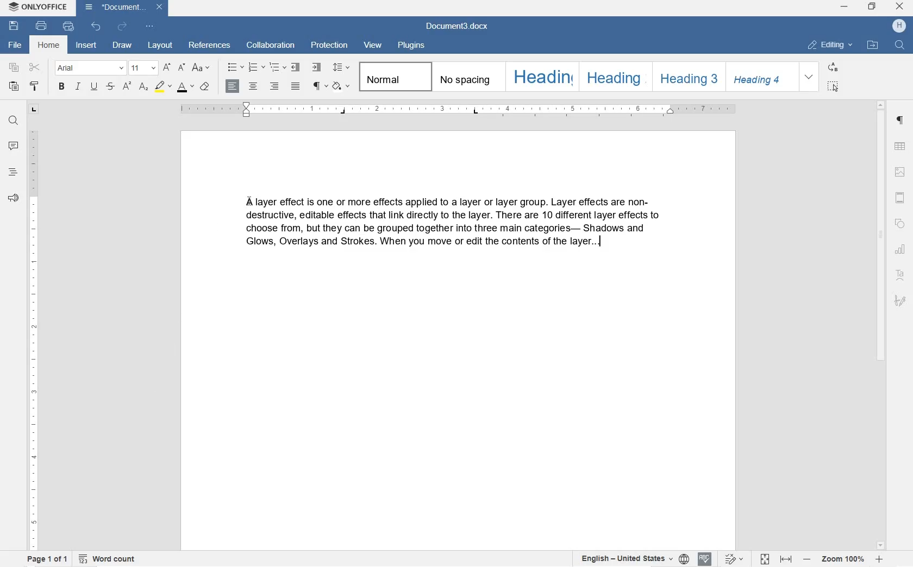  What do you see at coordinates (901, 173) in the screenshot?
I see `IMAGE` at bounding box center [901, 173].